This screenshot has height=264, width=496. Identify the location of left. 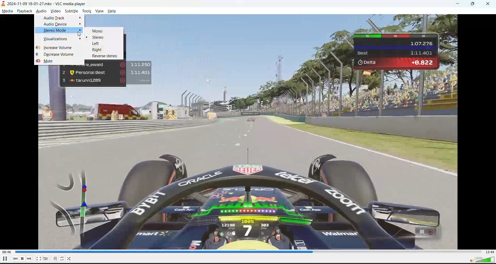
(100, 43).